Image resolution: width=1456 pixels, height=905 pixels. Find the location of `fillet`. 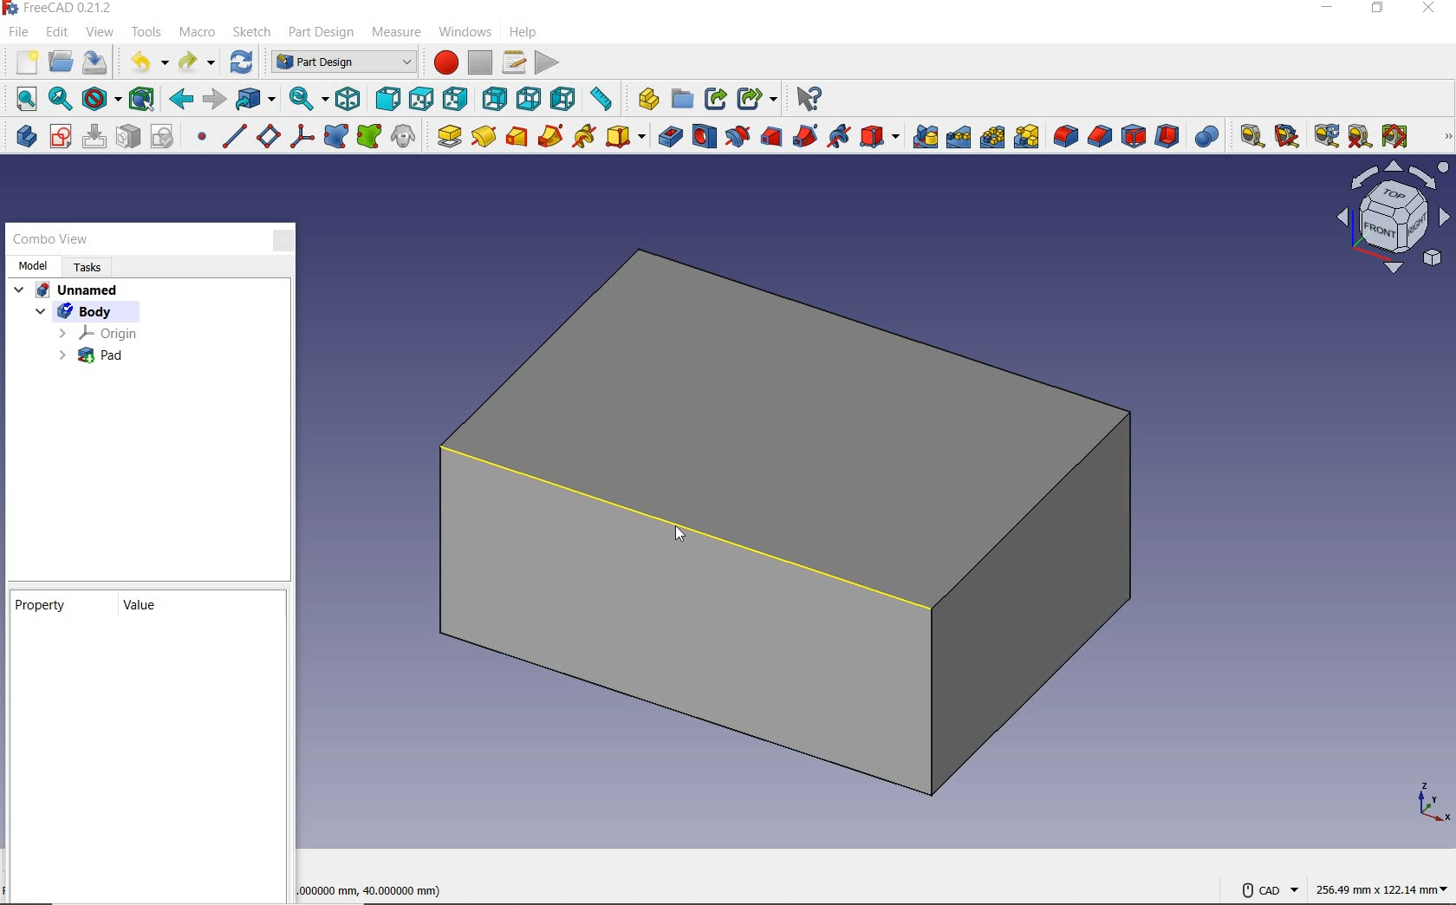

fillet is located at coordinates (1067, 138).